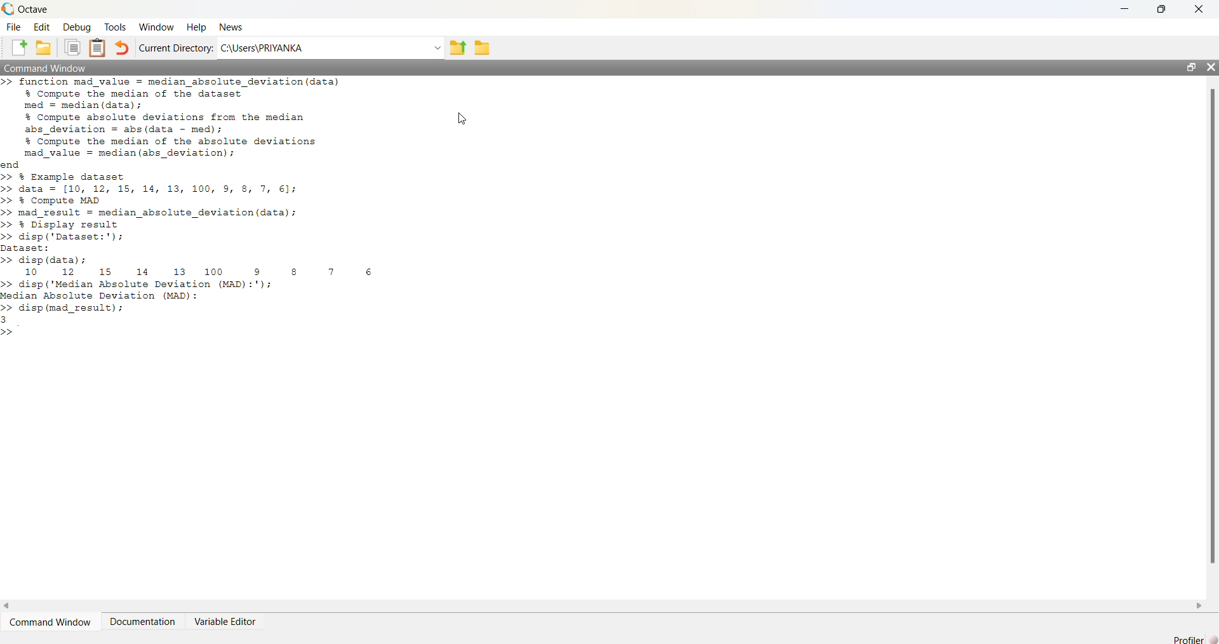  What do you see at coordinates (462, 118) in the screenshot?
I see `cursor` at bounding box center [462, 118].